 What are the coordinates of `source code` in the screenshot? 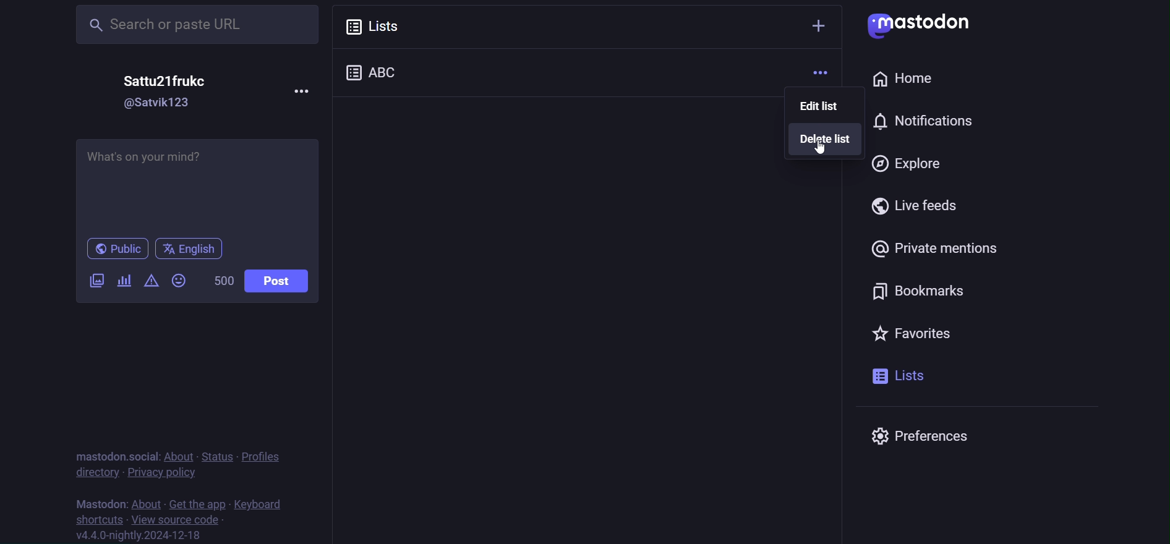 It's located at (176, 519).